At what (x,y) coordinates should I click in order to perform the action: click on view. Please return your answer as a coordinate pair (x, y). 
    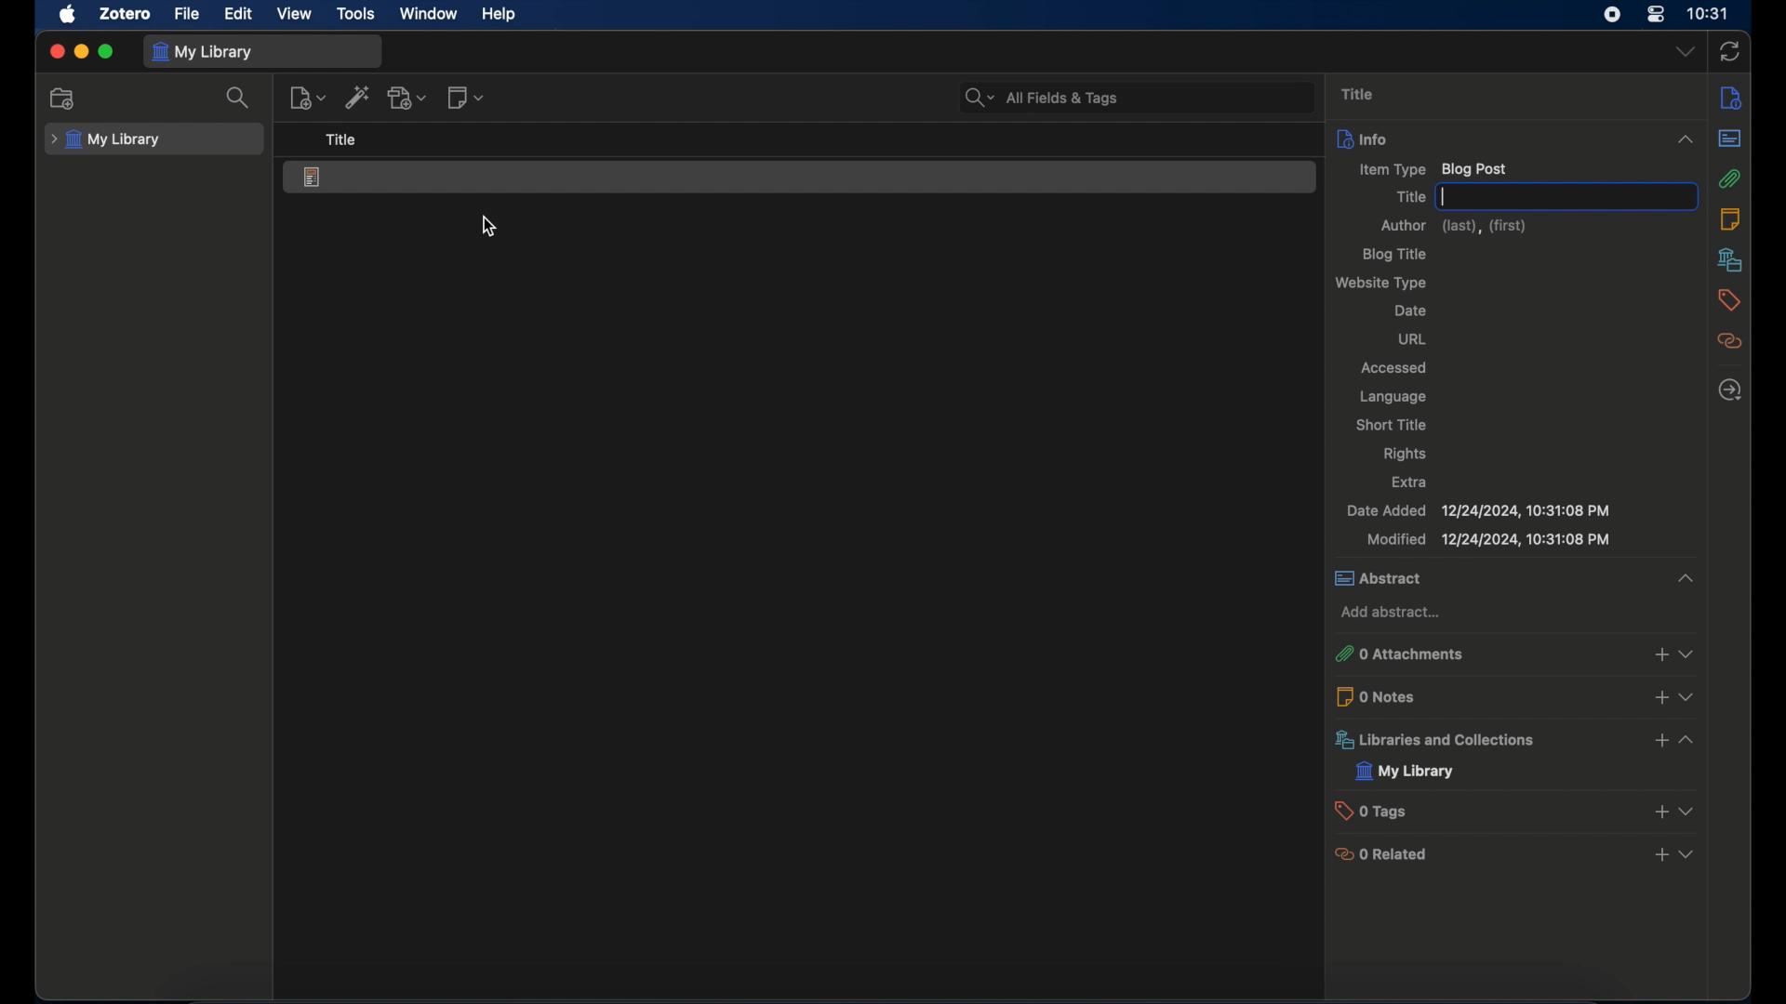
    Looking at the image, I should click on (294, 15).